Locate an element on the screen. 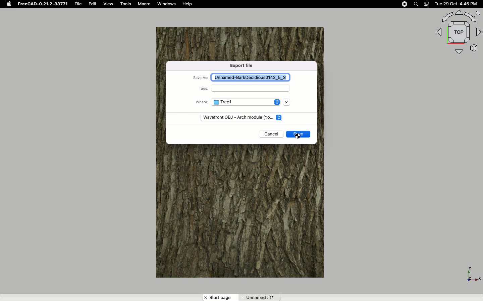 This screenshot has width=483, height=301. Export file is located at coordinates (244, 66).